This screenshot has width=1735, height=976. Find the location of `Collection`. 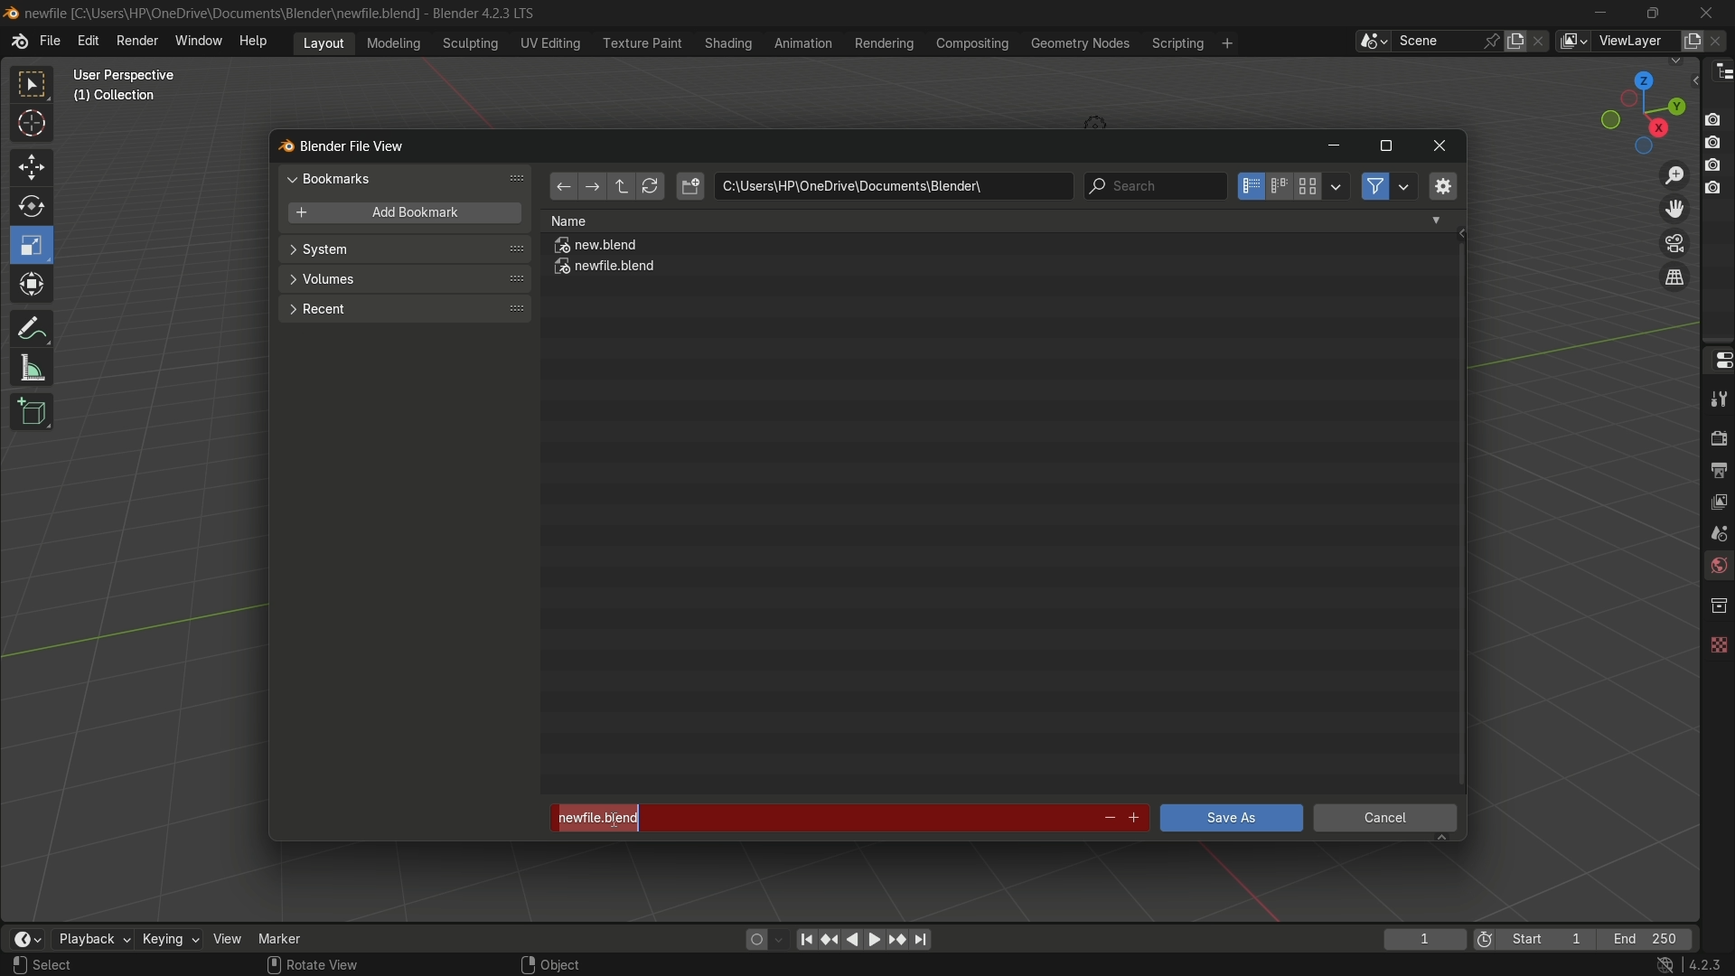

Collection is located at coordinates (117, 99).